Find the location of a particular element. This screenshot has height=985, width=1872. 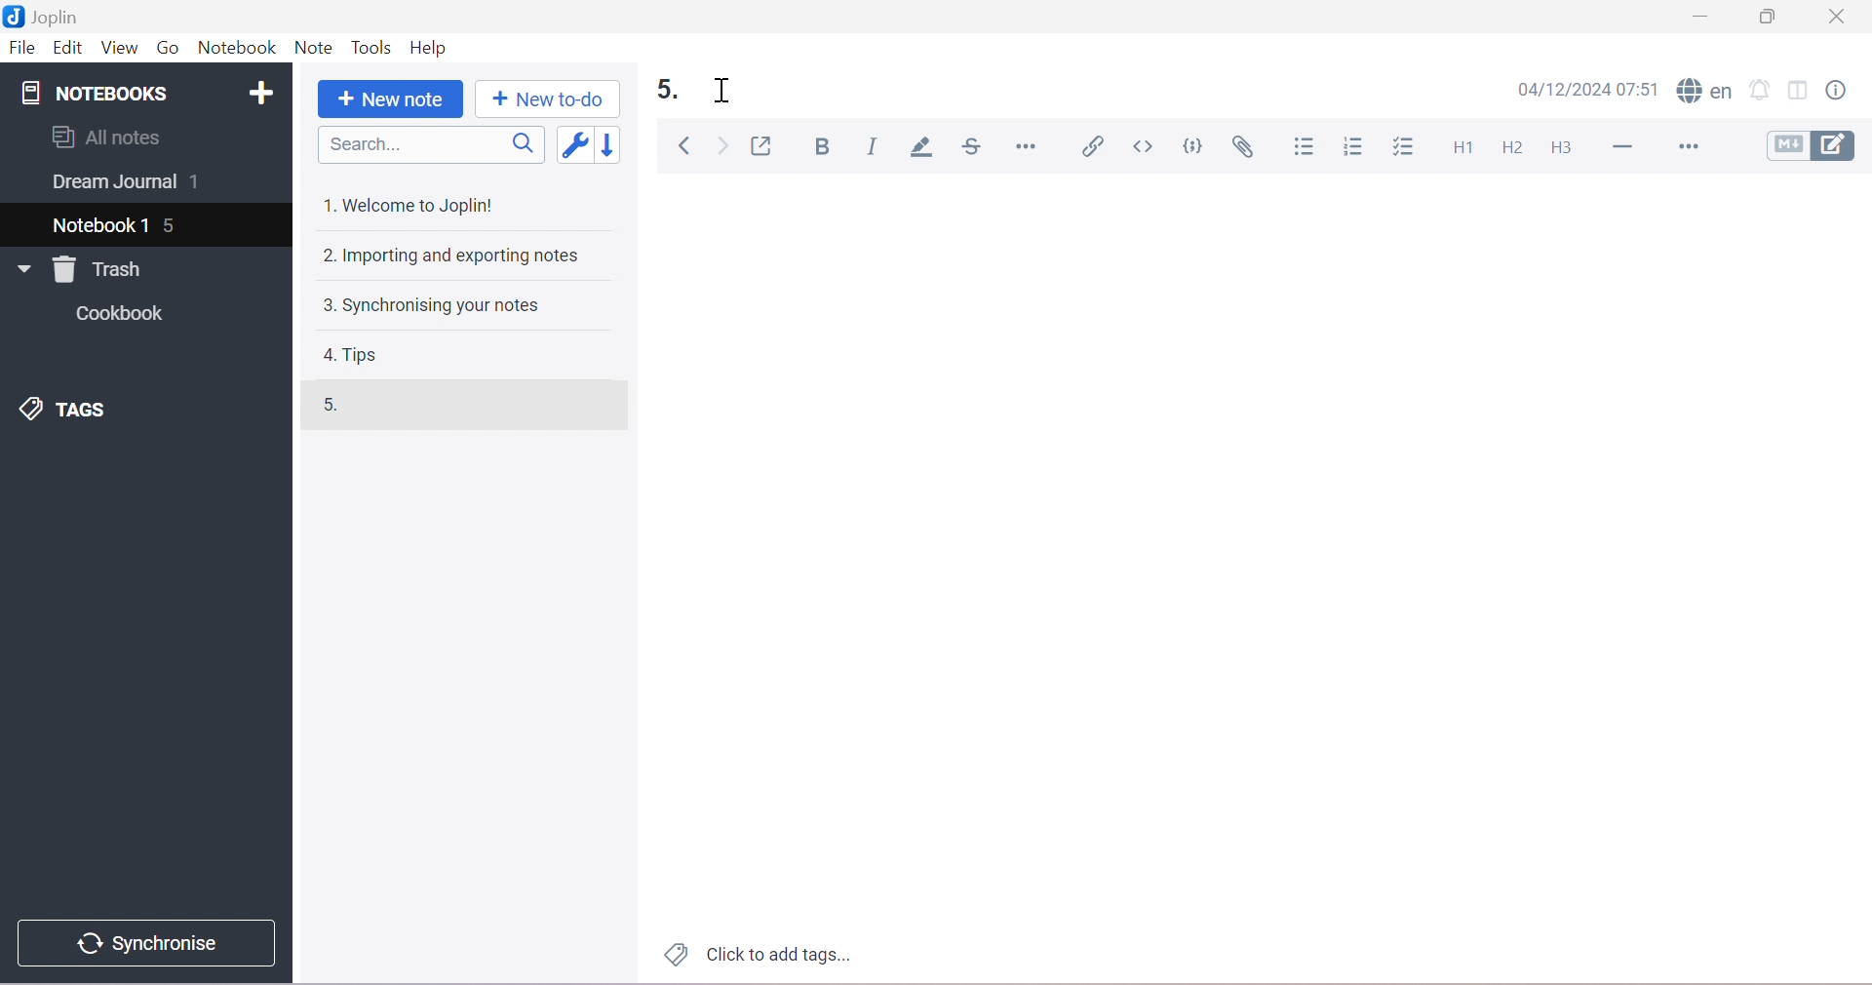

Toggle sort order field is located at coordinates (578, 147).